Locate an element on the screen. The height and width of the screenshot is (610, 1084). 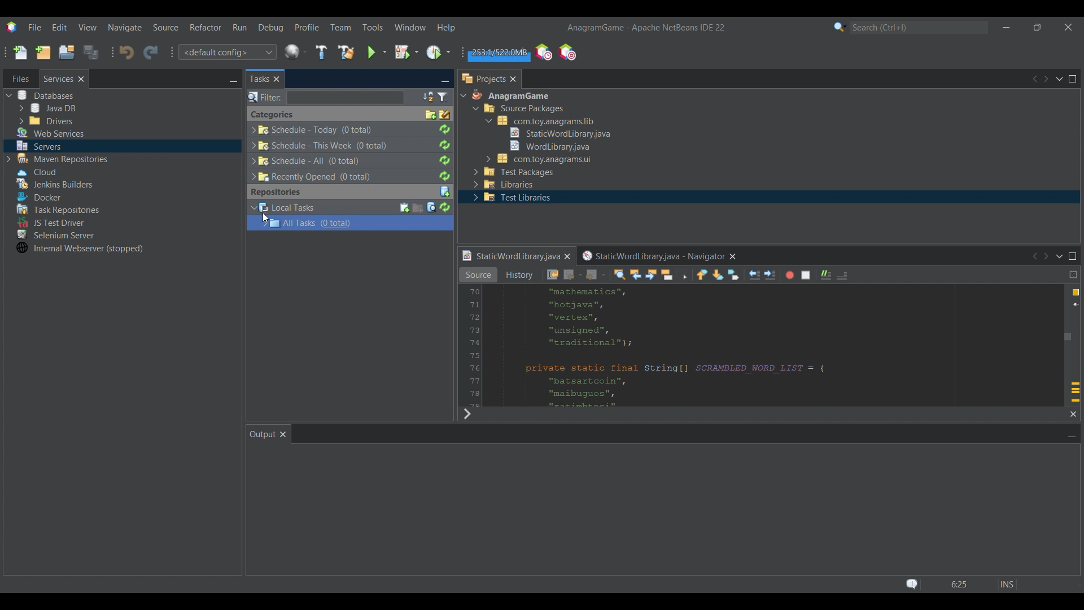
Default configuration options is located at coordinates (227, 52).